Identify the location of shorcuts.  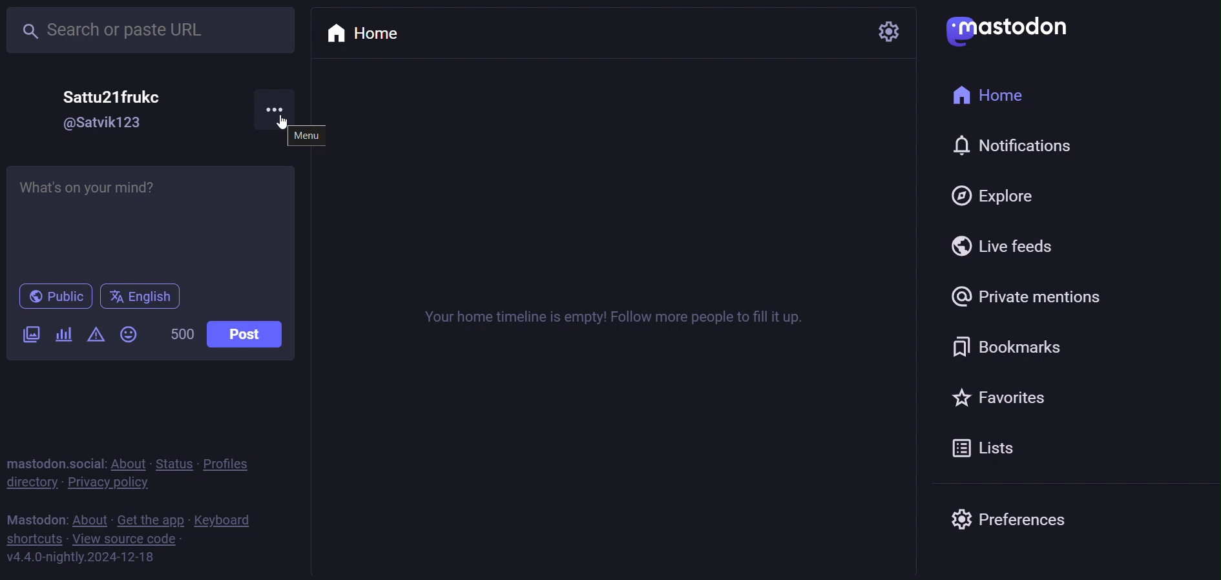
(35, 539).